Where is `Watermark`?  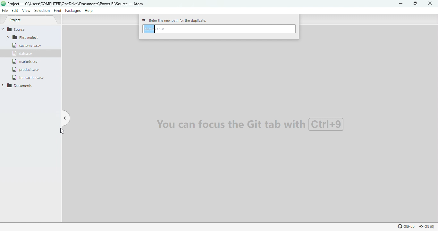 Watermark is located at coordinates (250, 123).